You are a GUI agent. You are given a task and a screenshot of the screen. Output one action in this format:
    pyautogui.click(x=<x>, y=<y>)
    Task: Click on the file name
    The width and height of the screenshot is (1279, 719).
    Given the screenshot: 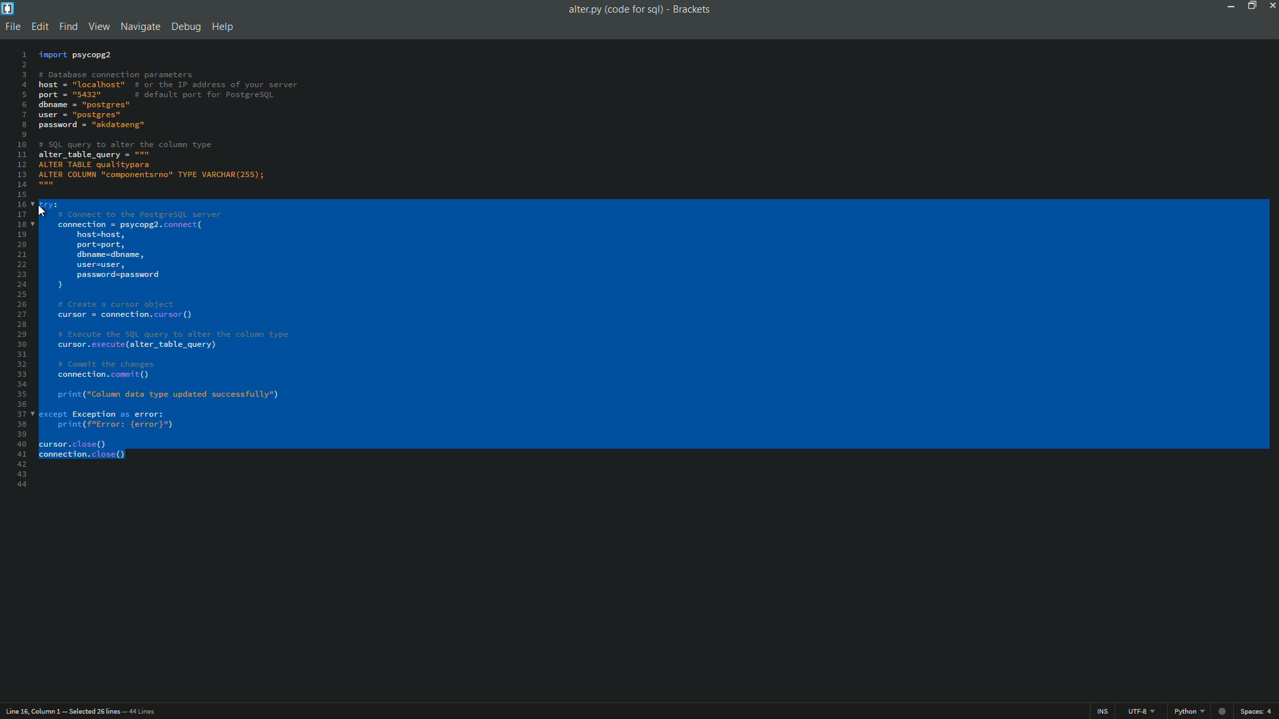 What is the action you would take?
    pyautogui.click(x=615, y=10)
    